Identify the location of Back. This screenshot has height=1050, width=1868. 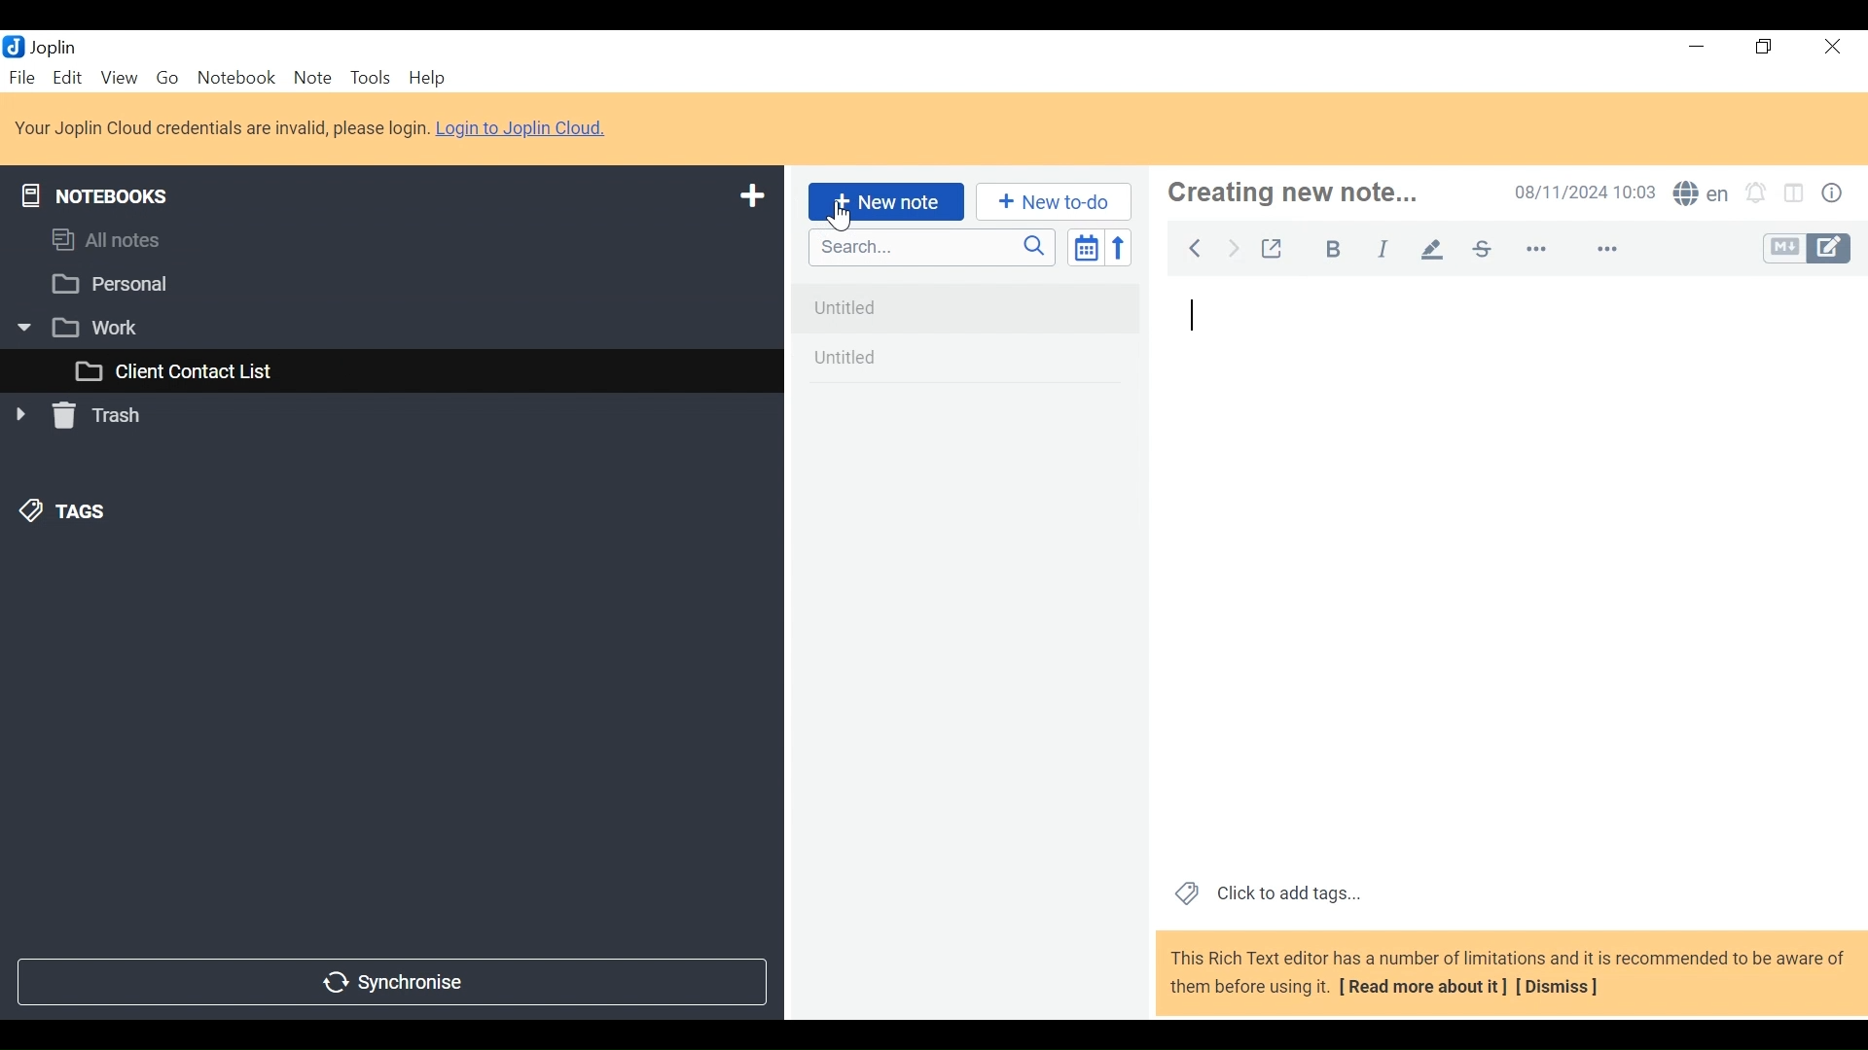
(1199, 247).